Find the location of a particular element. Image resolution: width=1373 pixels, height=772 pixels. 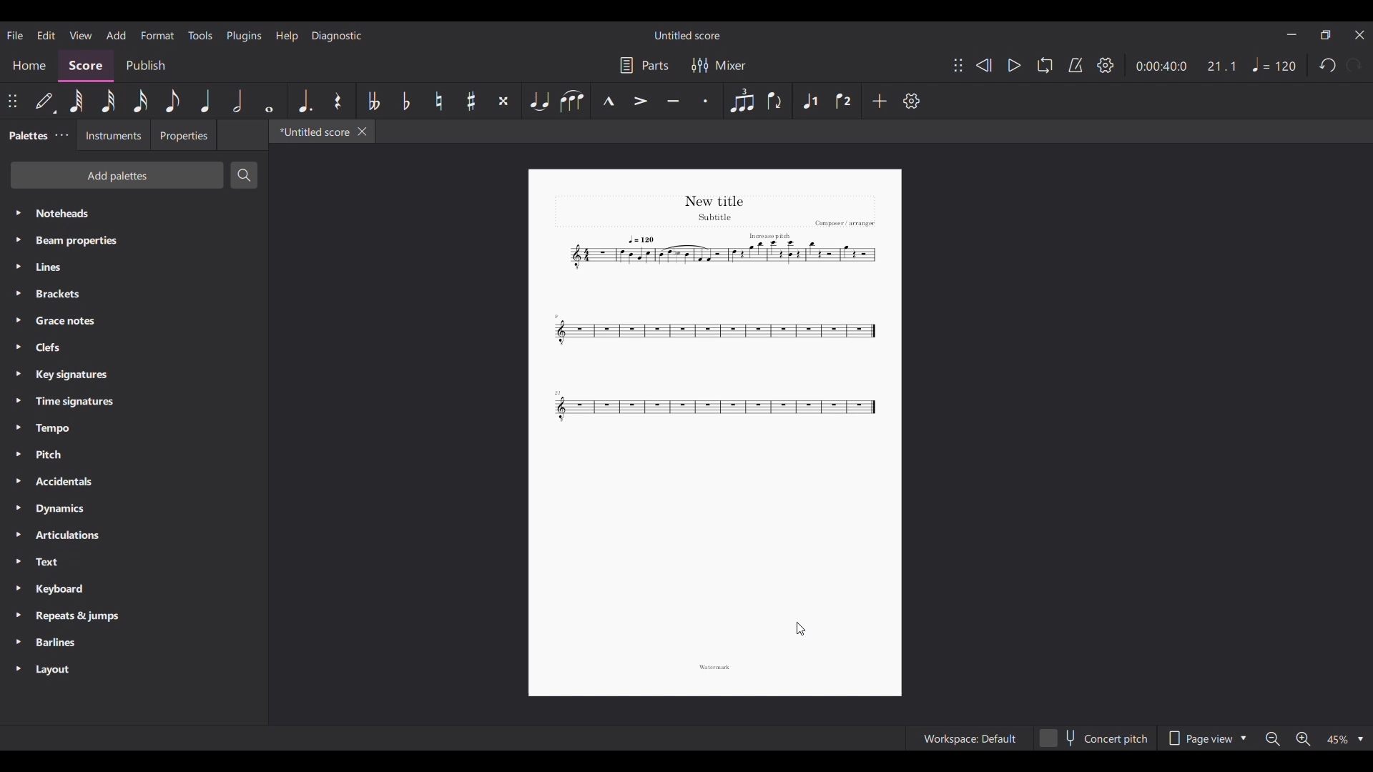

Toggle sharp is located at coordinates (472, 101).